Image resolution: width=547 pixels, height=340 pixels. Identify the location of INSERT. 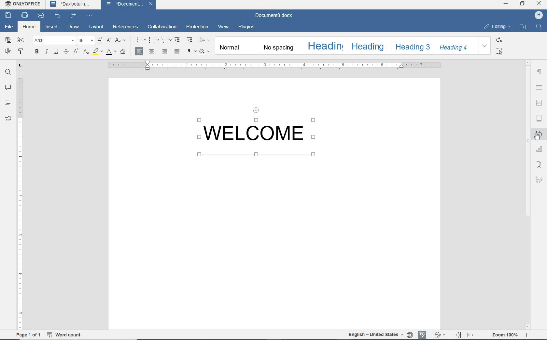
(52, 27).